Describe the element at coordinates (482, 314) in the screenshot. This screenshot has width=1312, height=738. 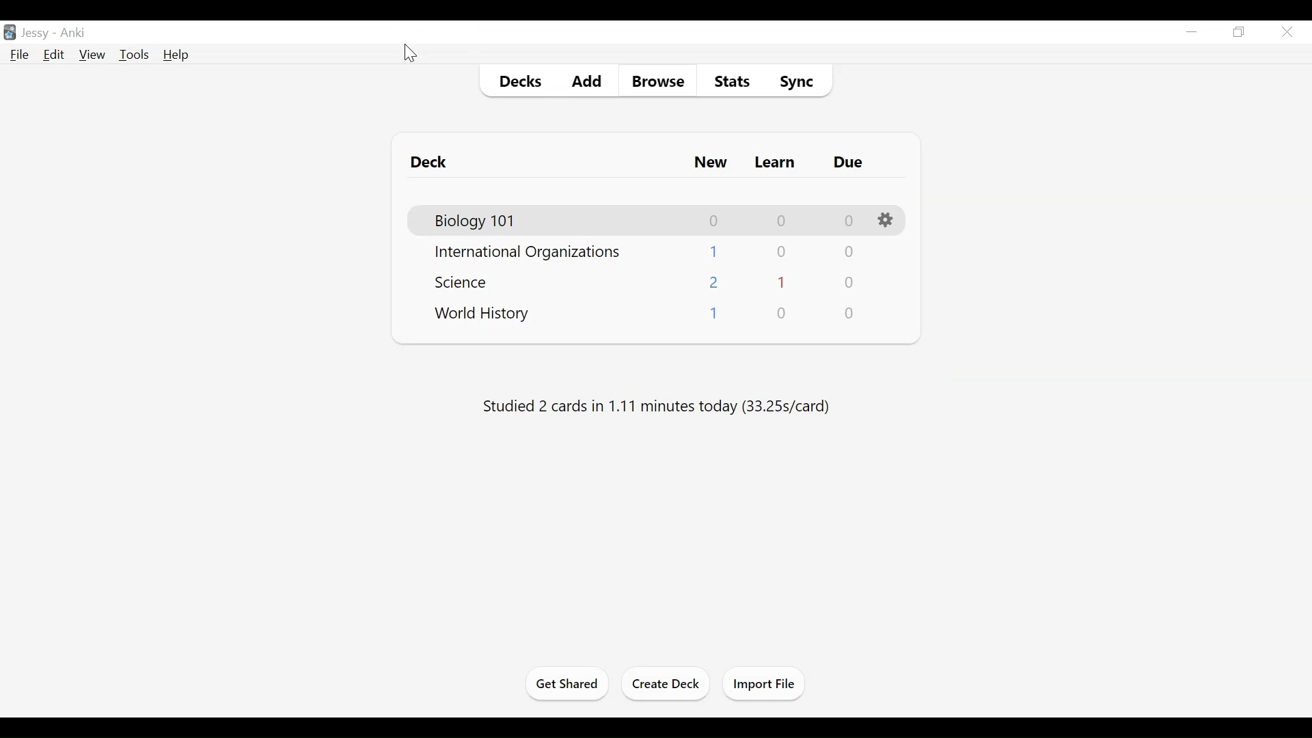
I see `Deck Name` at that location.